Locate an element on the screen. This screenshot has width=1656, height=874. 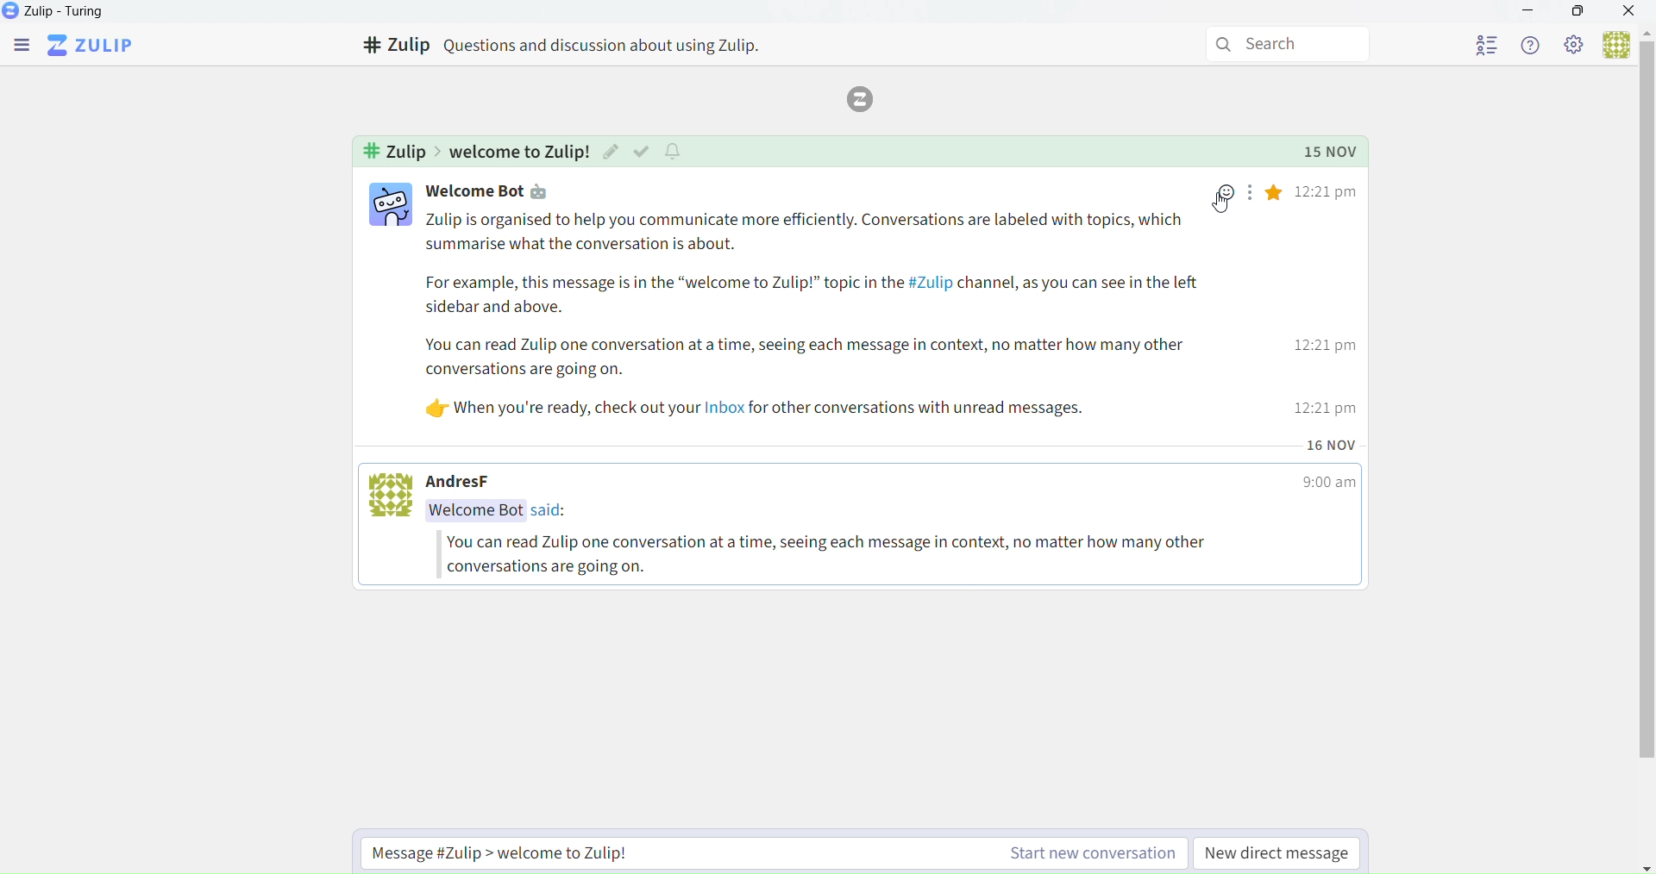
Menu Bar is located at coordinates (19, 44).